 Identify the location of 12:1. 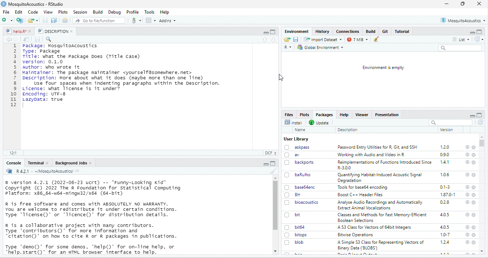
(14, 153).